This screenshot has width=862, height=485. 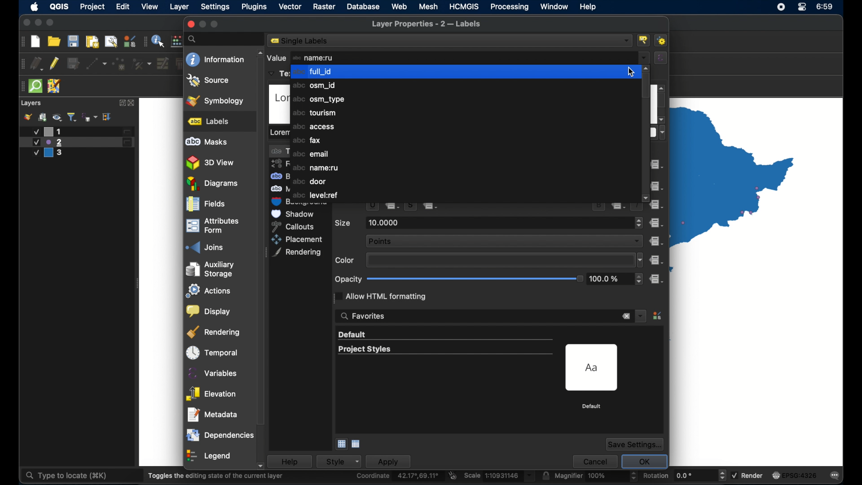 I want to click on default, so click(x=592, y=406).